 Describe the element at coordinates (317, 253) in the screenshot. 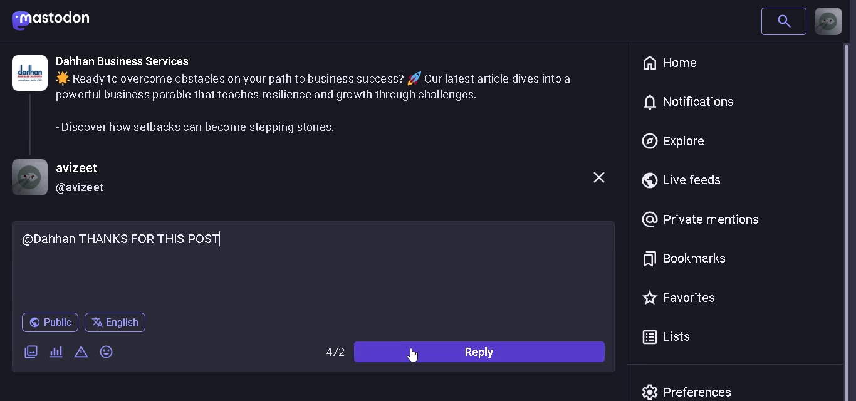

I see `typed comment` at that location.